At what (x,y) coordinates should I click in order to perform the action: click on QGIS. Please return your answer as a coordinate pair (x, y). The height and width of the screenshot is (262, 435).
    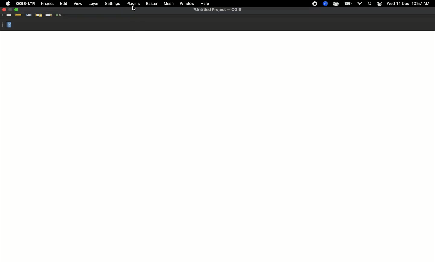
    Looking at the image, I should click on (25, 4).